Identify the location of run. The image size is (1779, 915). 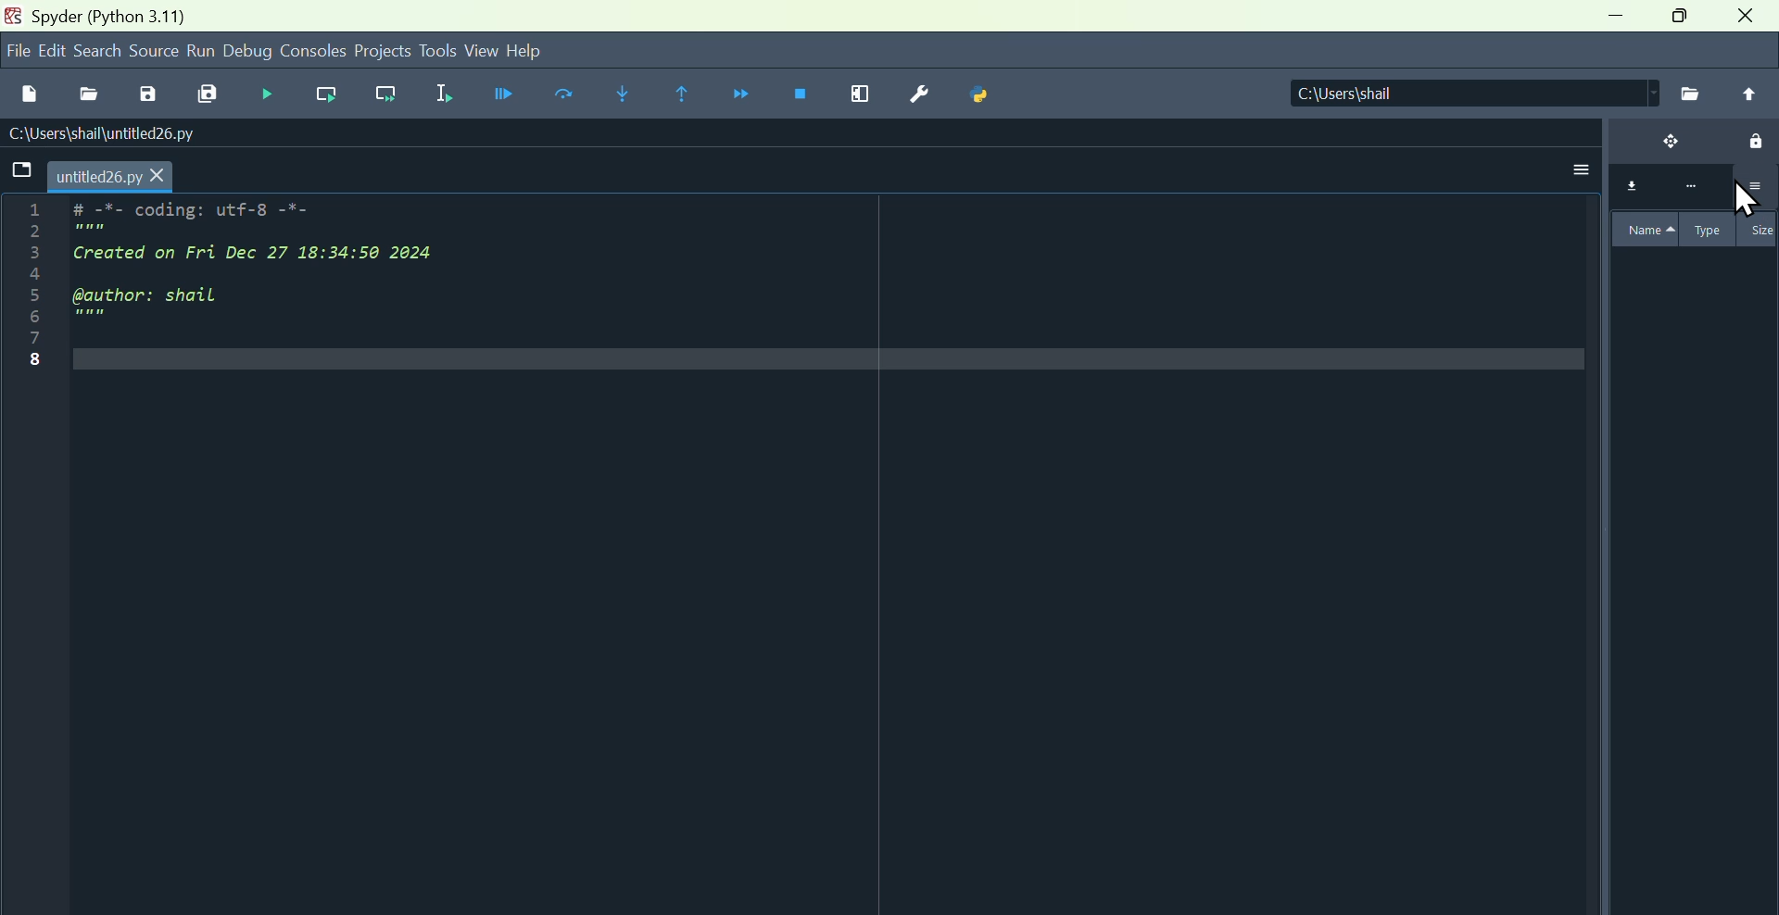
(201, 51).